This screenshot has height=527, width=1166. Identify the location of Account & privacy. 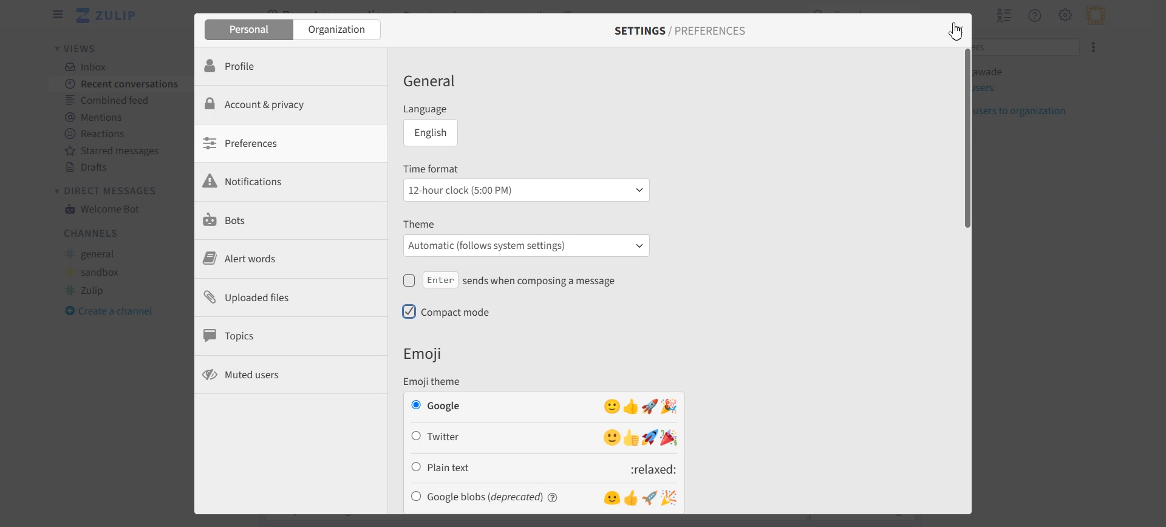
(290, 109).